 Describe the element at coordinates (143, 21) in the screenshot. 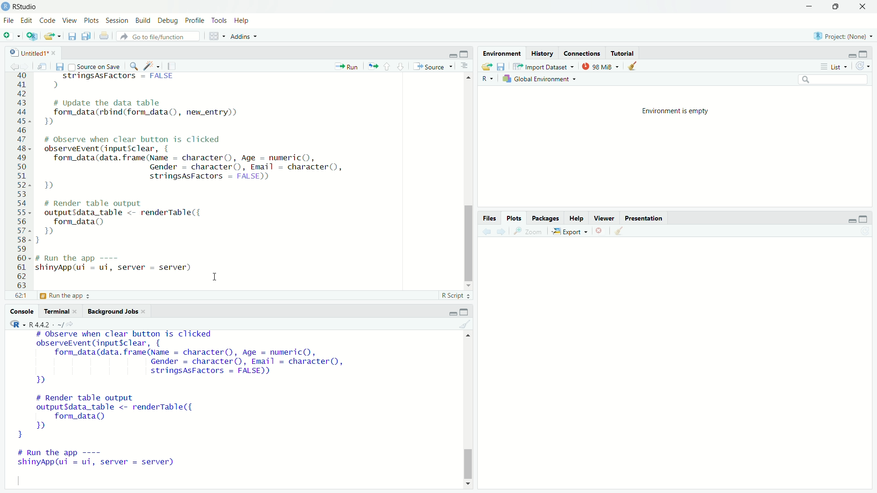

I see `Build` at that location.